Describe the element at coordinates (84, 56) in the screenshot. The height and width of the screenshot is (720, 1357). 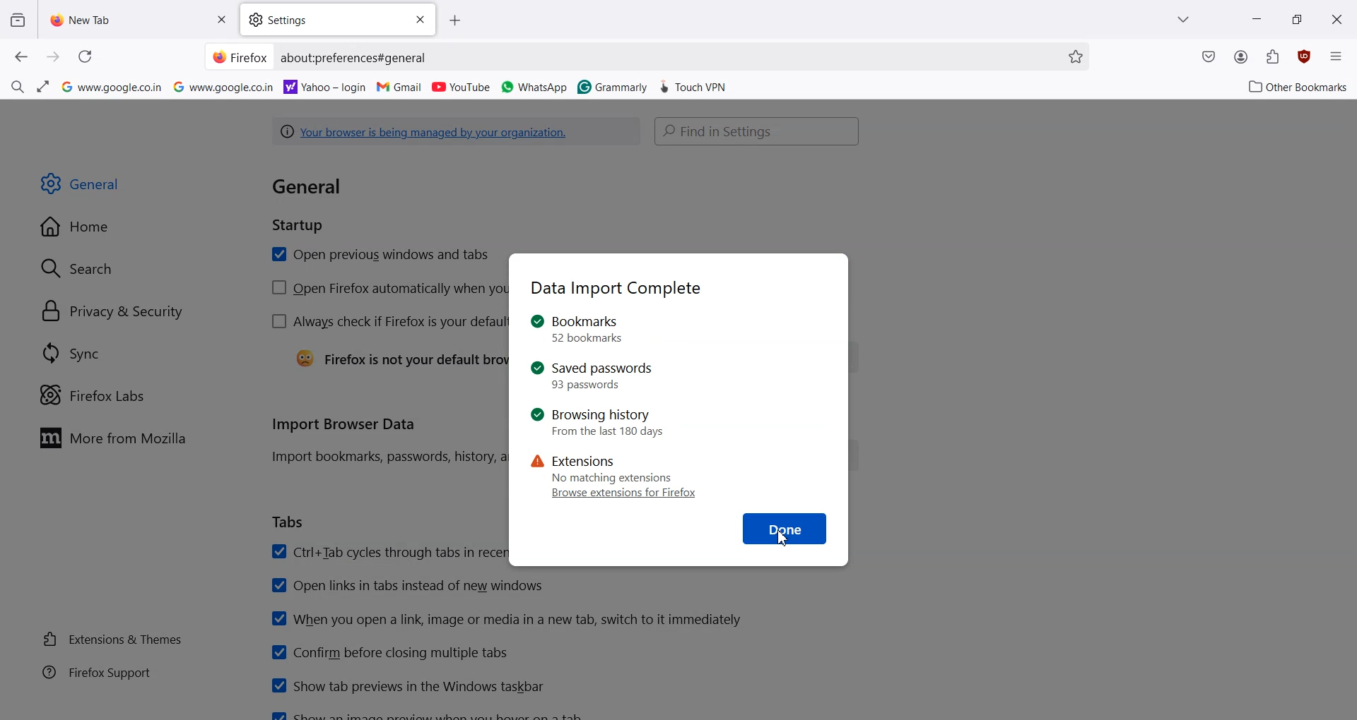
I see `Refresh` at that location.